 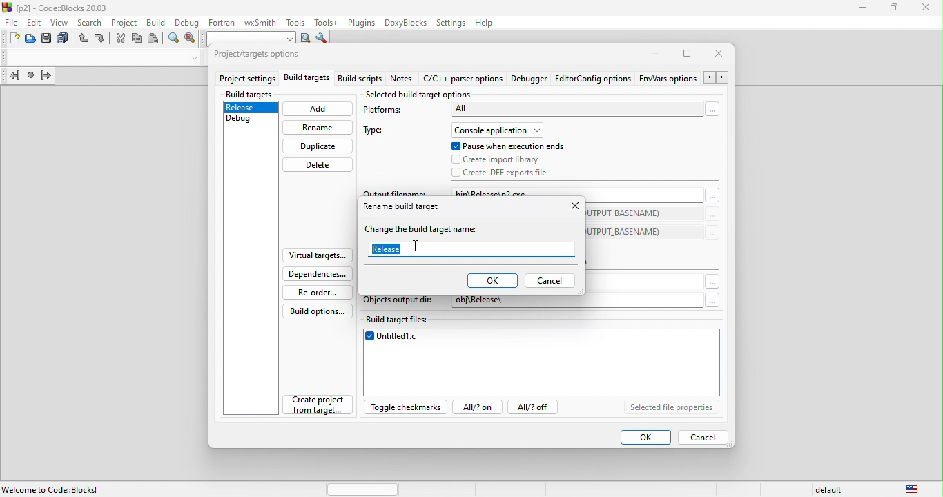 What do you see at coordinates (913, 489) in the screenshot?
I see `united state` at bounding box center [913, 489].